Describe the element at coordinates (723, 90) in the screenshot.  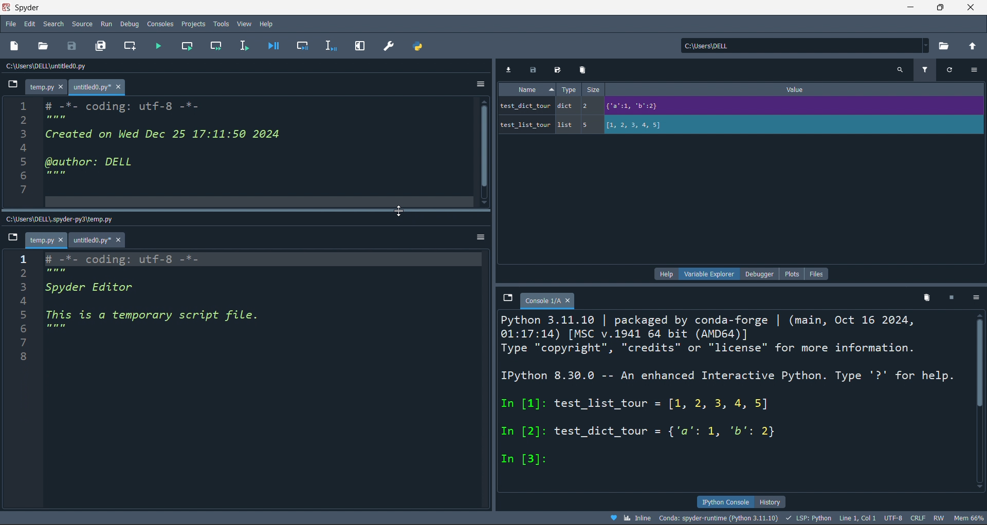
I see `a | Name a Type Size Value` at that location.